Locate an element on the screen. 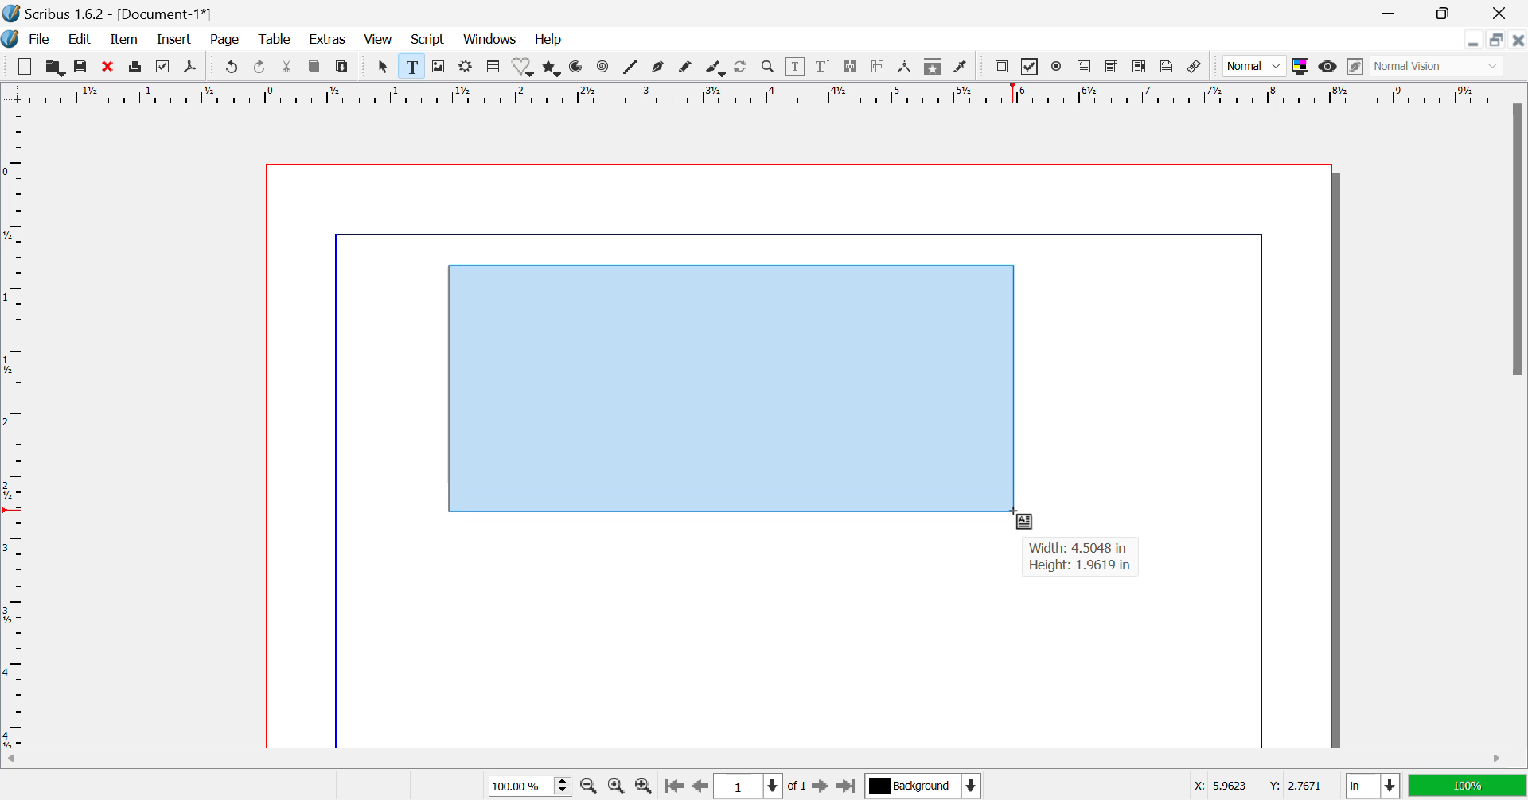  Vertical Scroll Bar is located at coordinates (1514, 422).